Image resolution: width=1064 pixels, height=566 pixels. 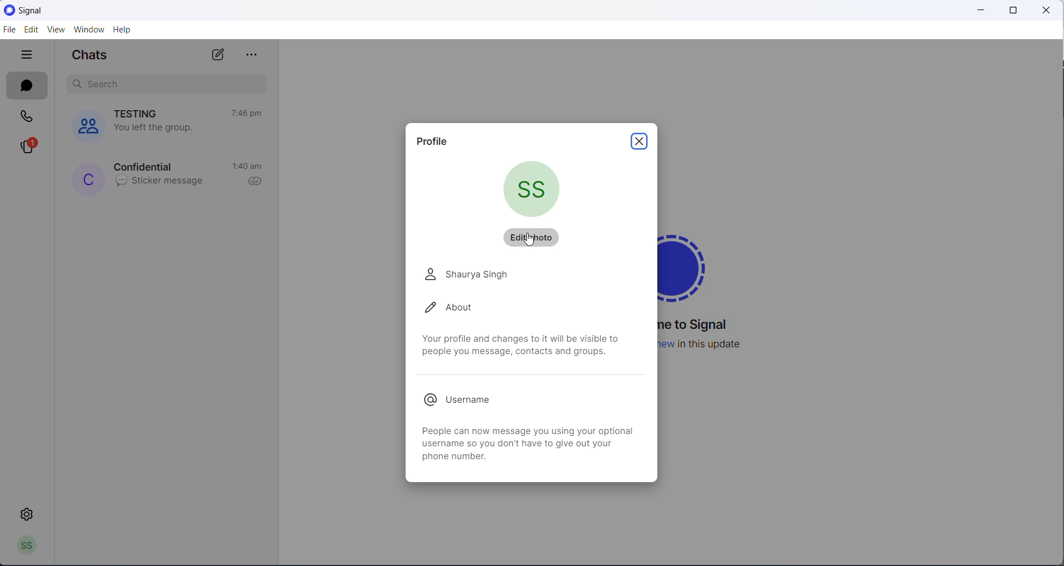 What do you see at coordinates (163, 84) in the screenshot?
I see `search chats` at bounding box center [163, 84].